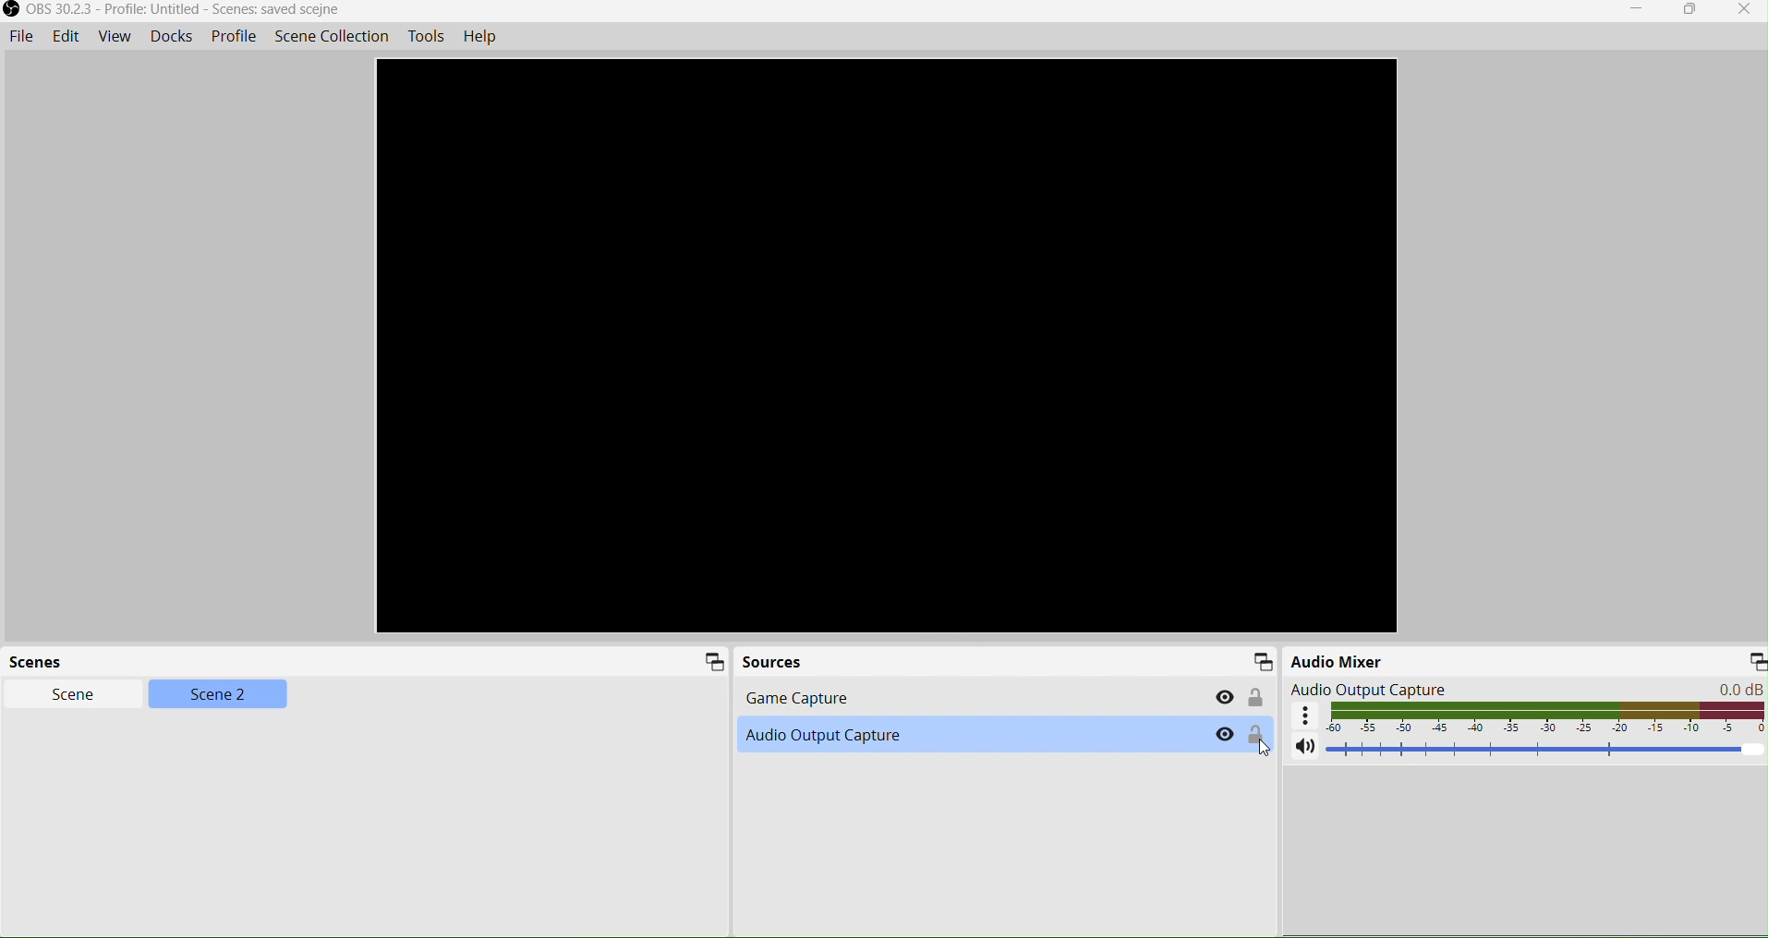 This screenshot has width=1768, height=938. What do you see at coordinates (1258, 734) in the screenshot?
I see `Lock` at bounding box center [1258, 734].